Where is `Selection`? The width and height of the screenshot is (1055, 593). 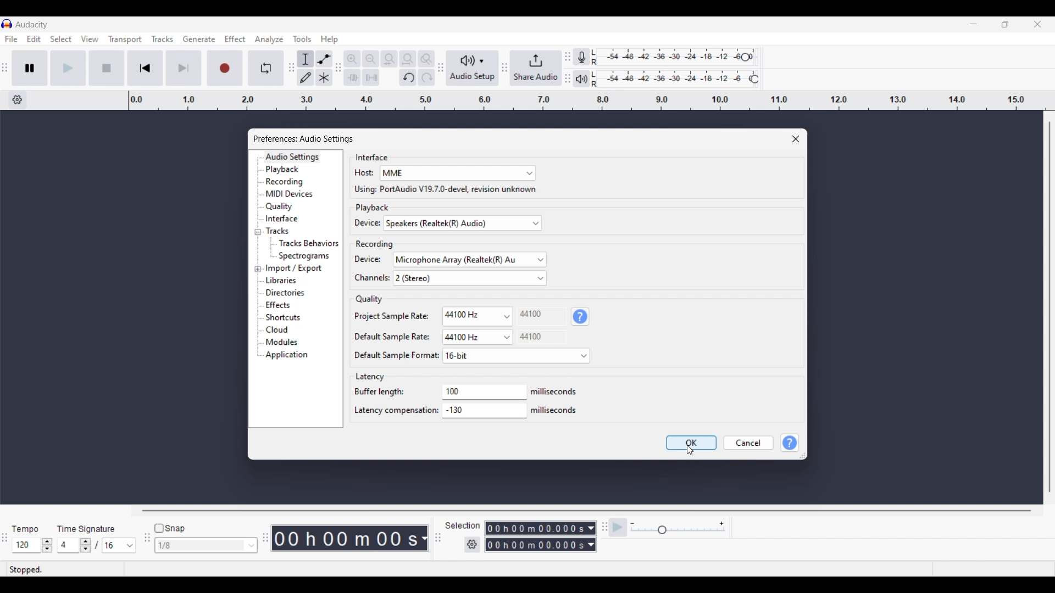 Selection is located at coordinates (462, 525).